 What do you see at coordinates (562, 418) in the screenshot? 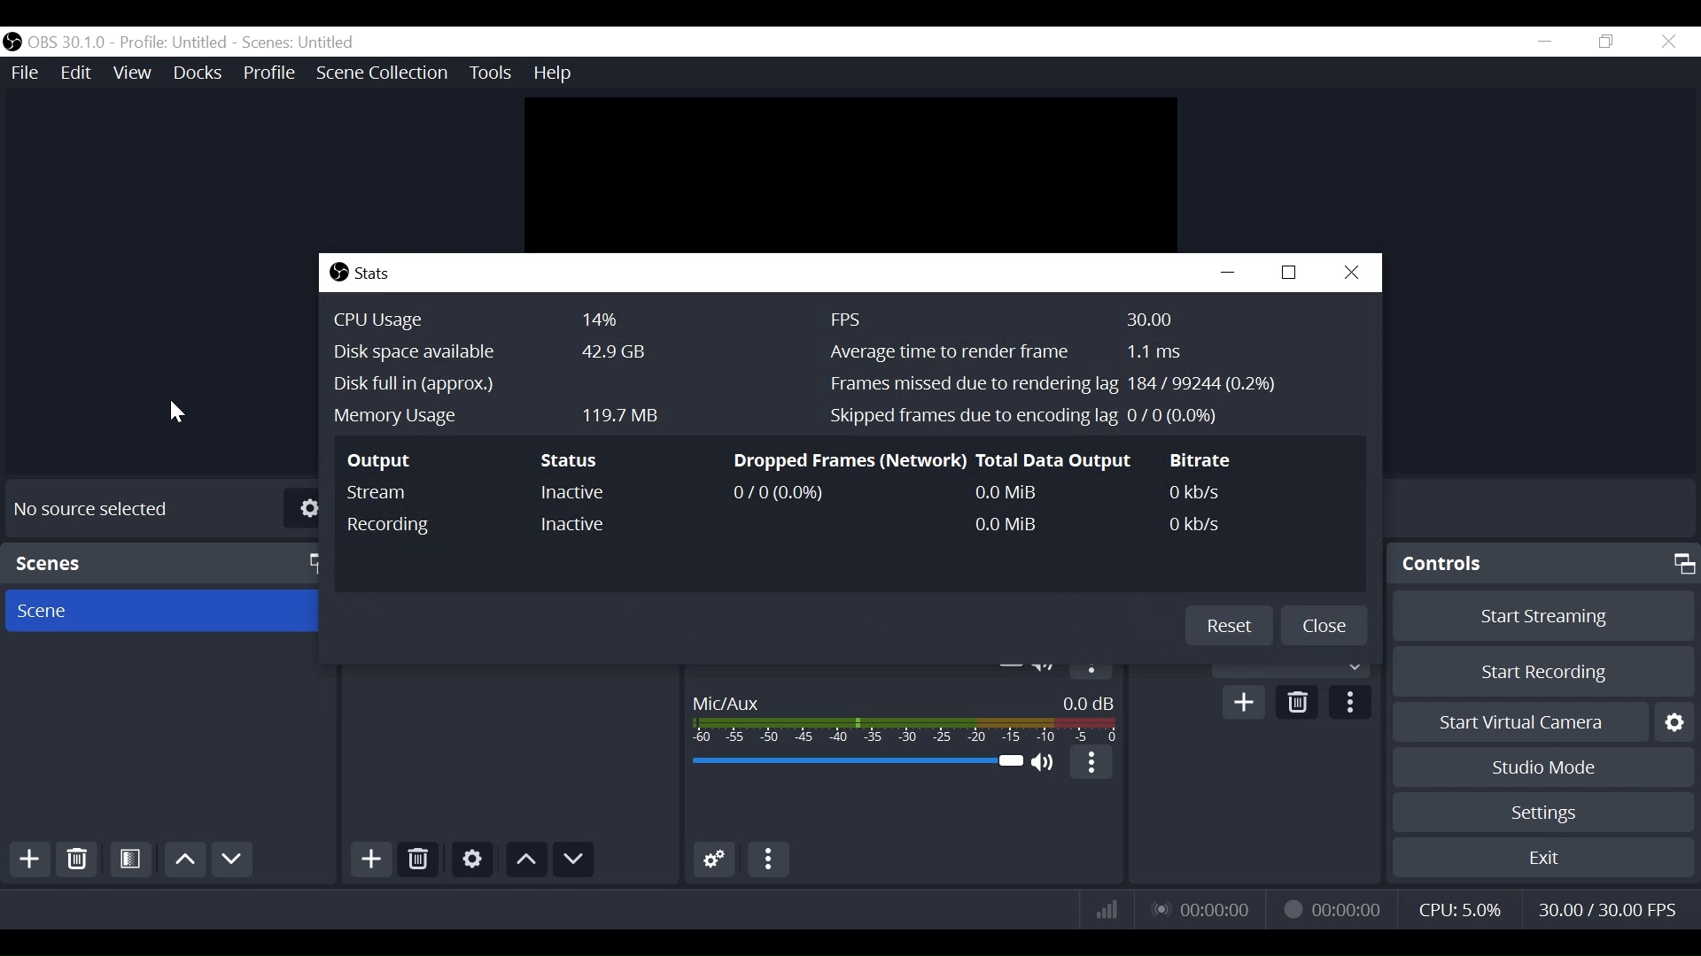
I see `Memory Usage` at bounding box center [562, 418].